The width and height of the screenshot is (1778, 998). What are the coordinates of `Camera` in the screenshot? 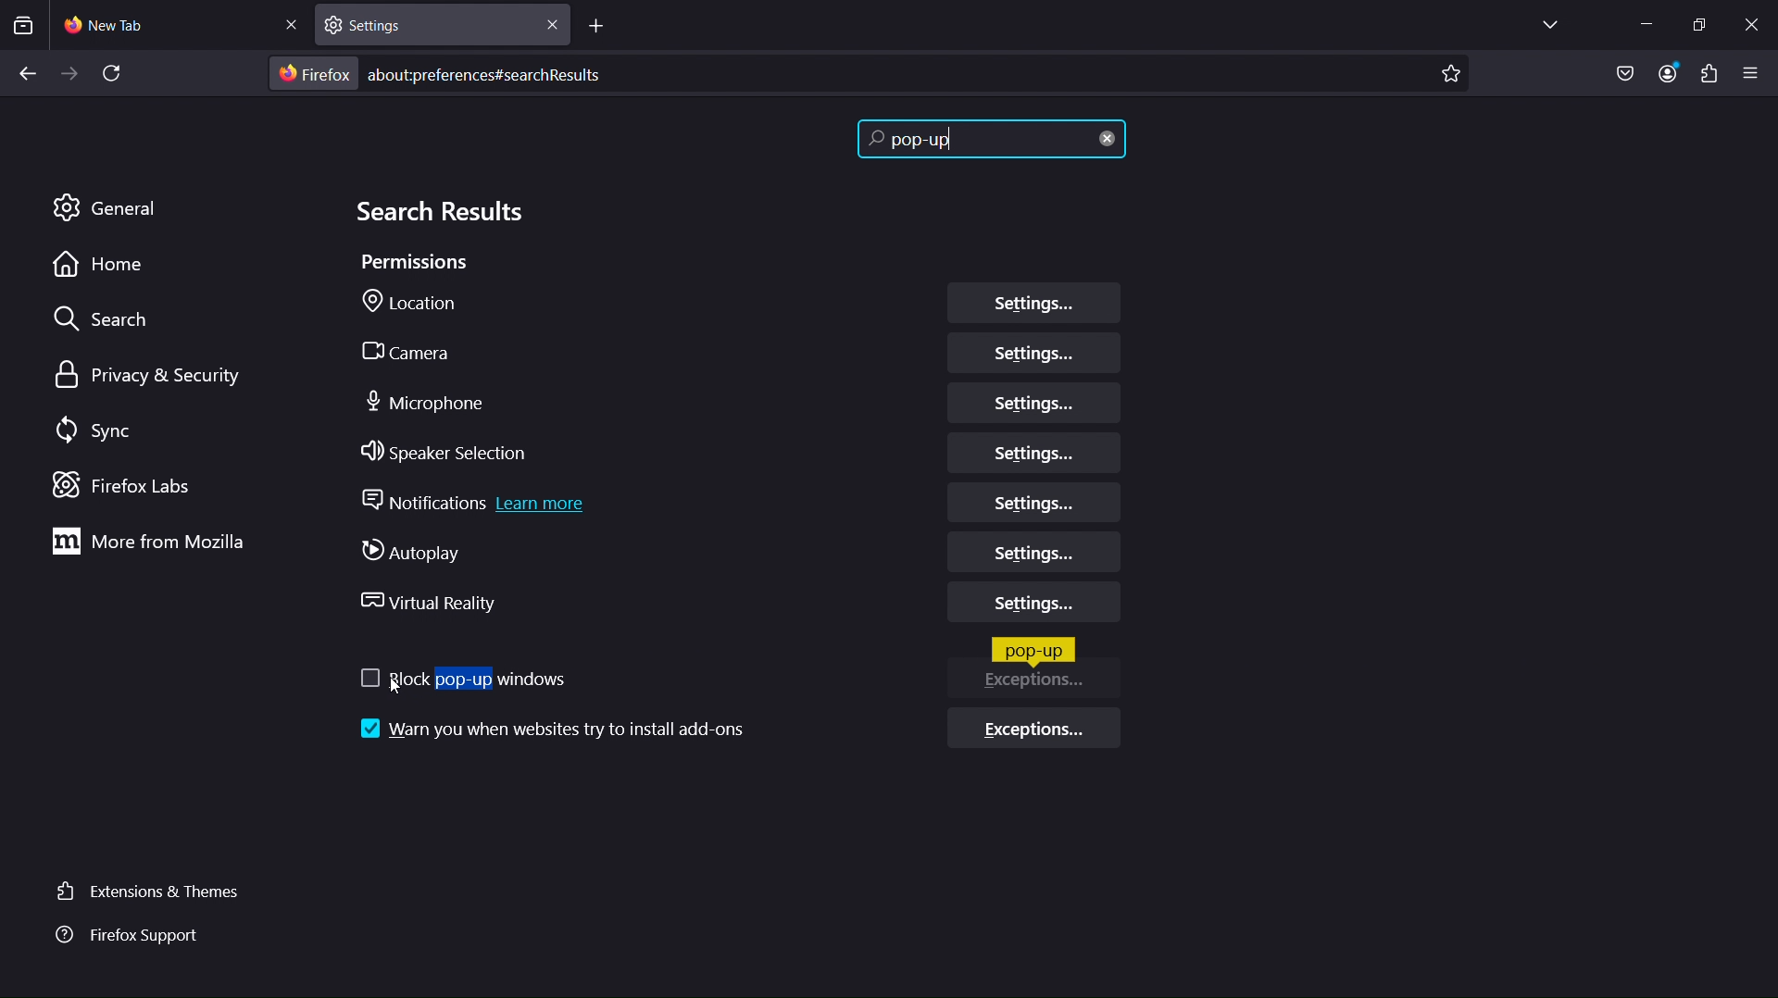 It's located at (419, 349).